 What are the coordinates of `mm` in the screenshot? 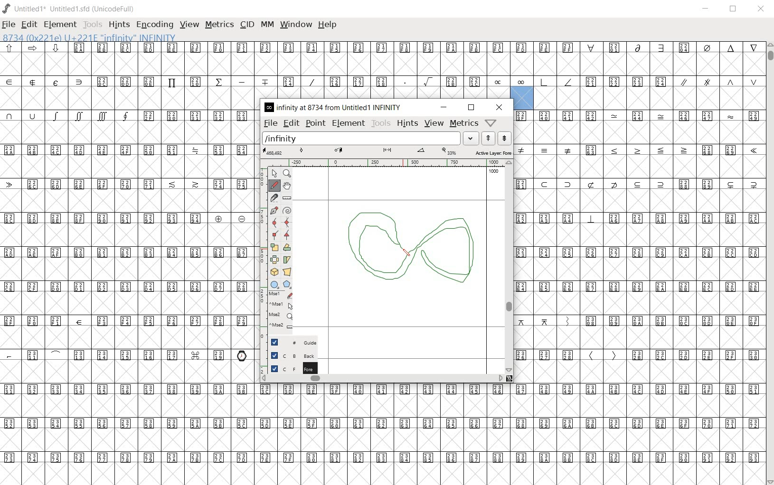 It's located at (266, 25).